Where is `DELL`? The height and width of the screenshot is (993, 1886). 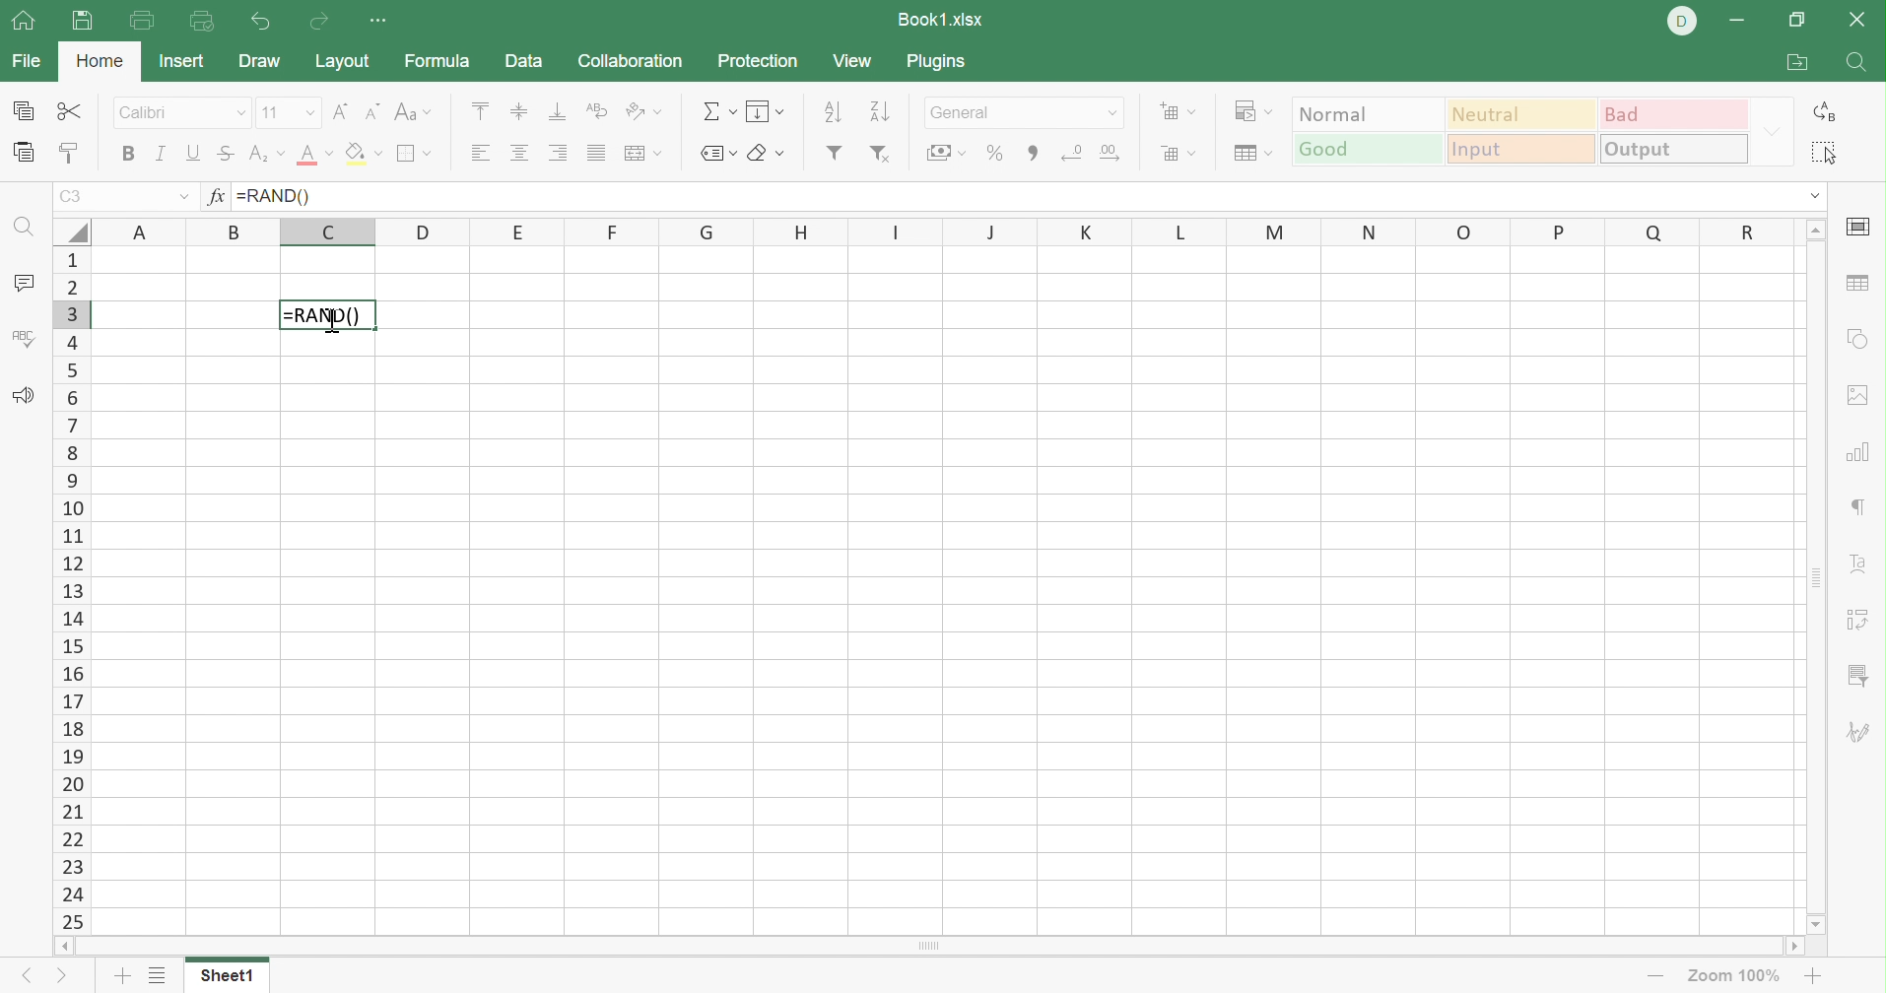
DELL is located at coordinates (1681, 22).